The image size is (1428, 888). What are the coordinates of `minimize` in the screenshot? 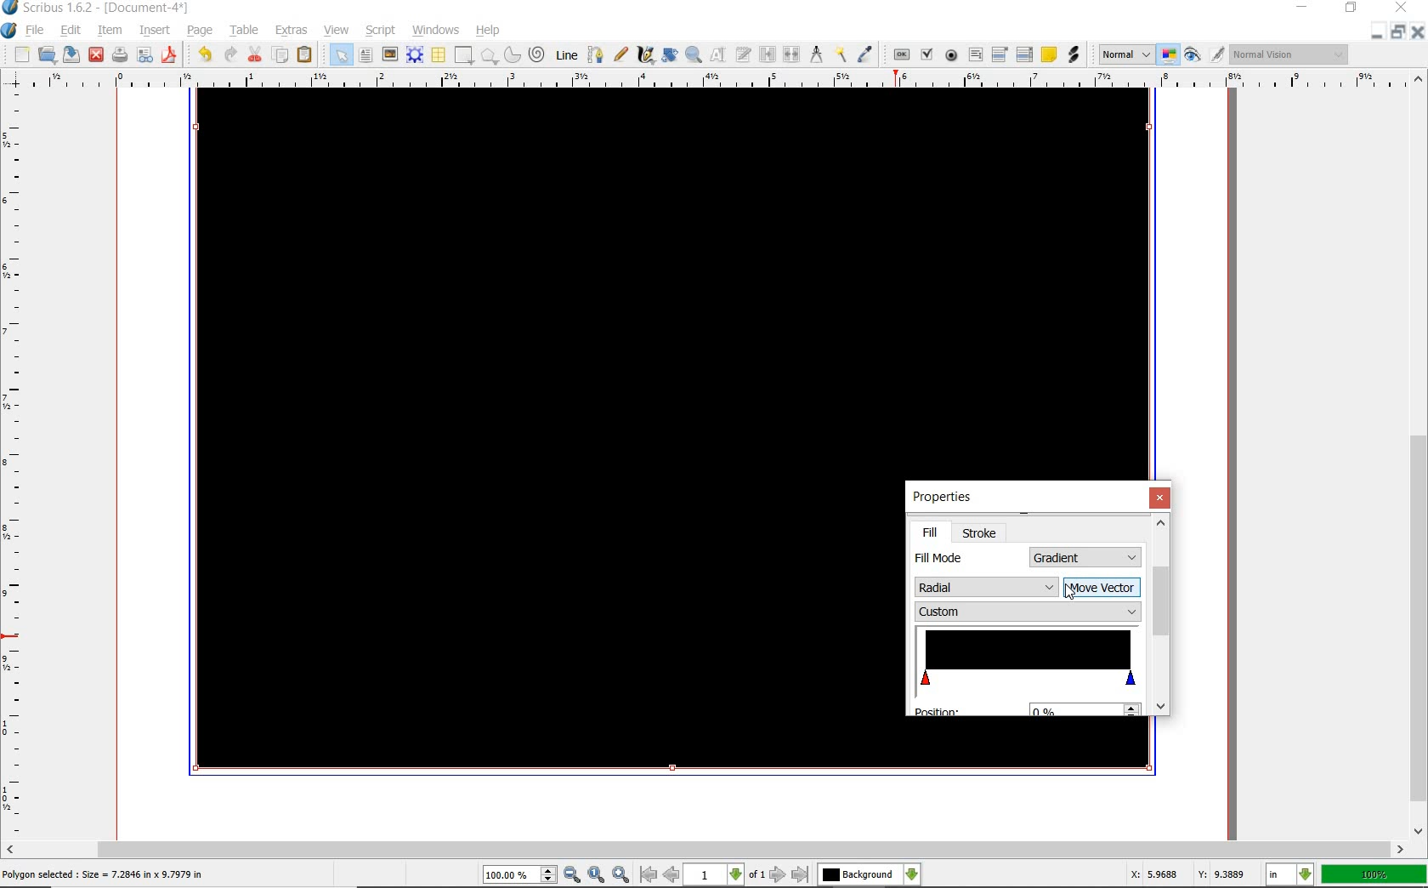 It's located at (1380, 32).